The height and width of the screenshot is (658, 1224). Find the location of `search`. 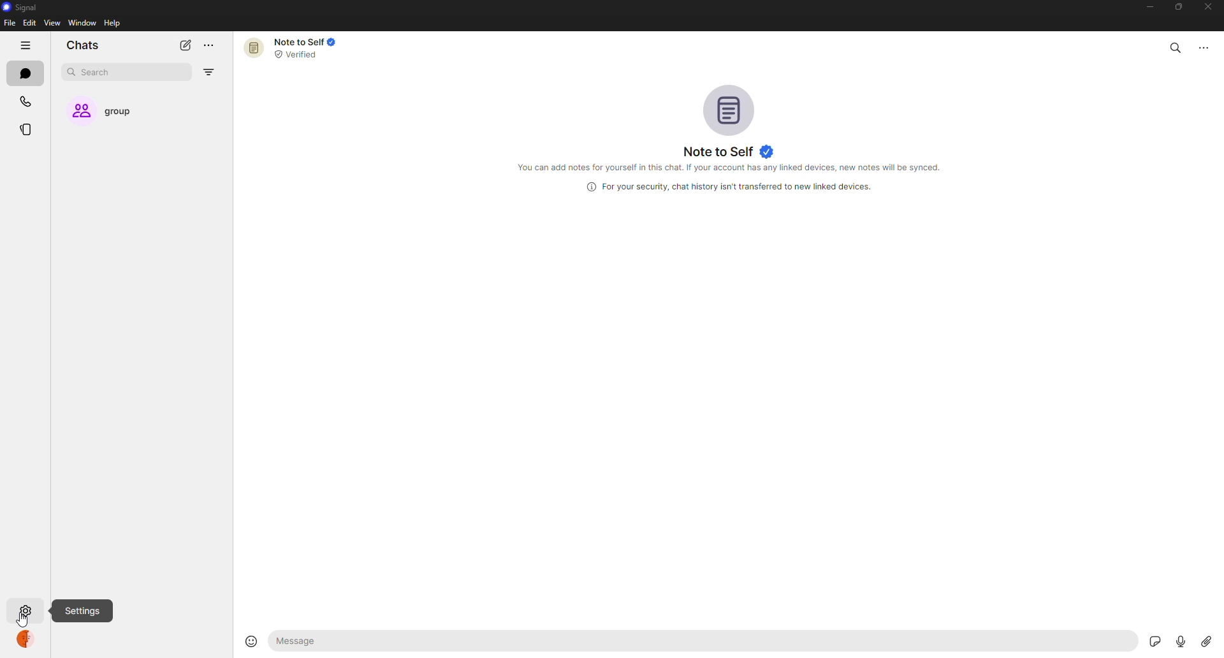

search is located at coordinates (1176, 45).